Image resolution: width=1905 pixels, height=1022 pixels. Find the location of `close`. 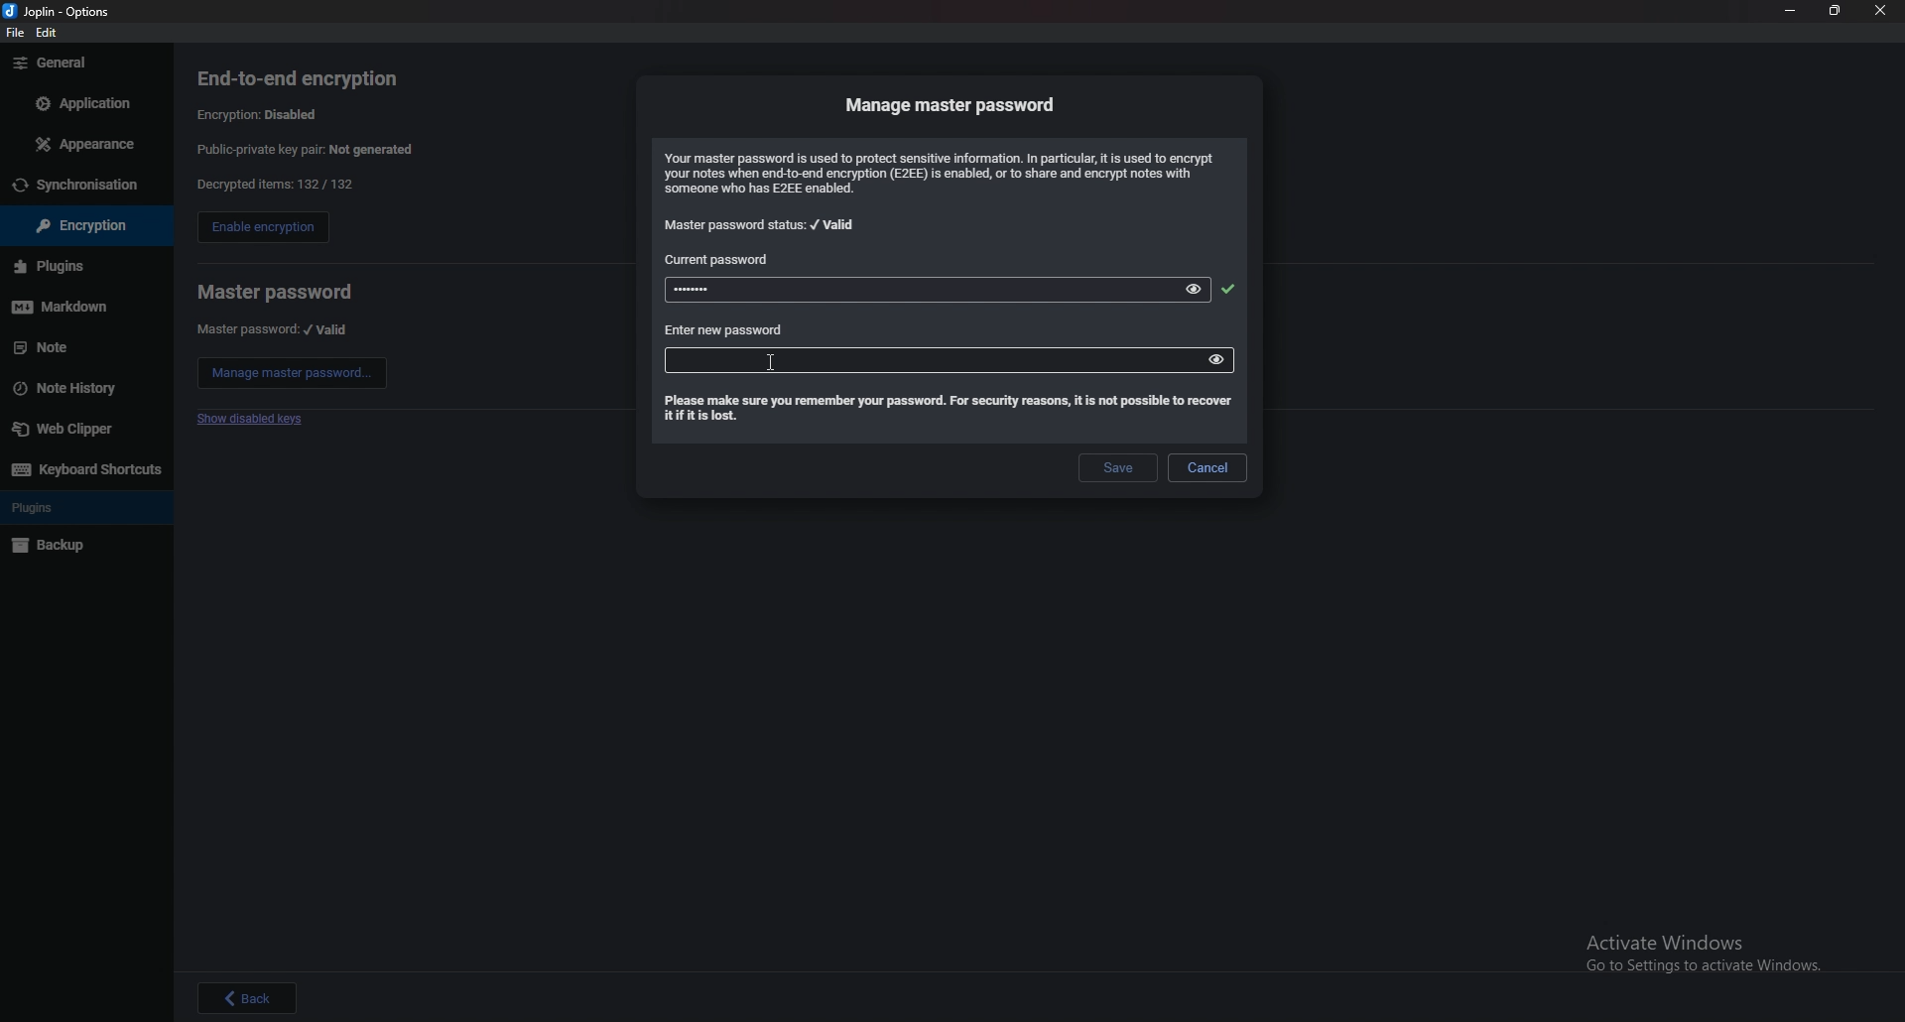

close is located at coordinates (1882, 11).